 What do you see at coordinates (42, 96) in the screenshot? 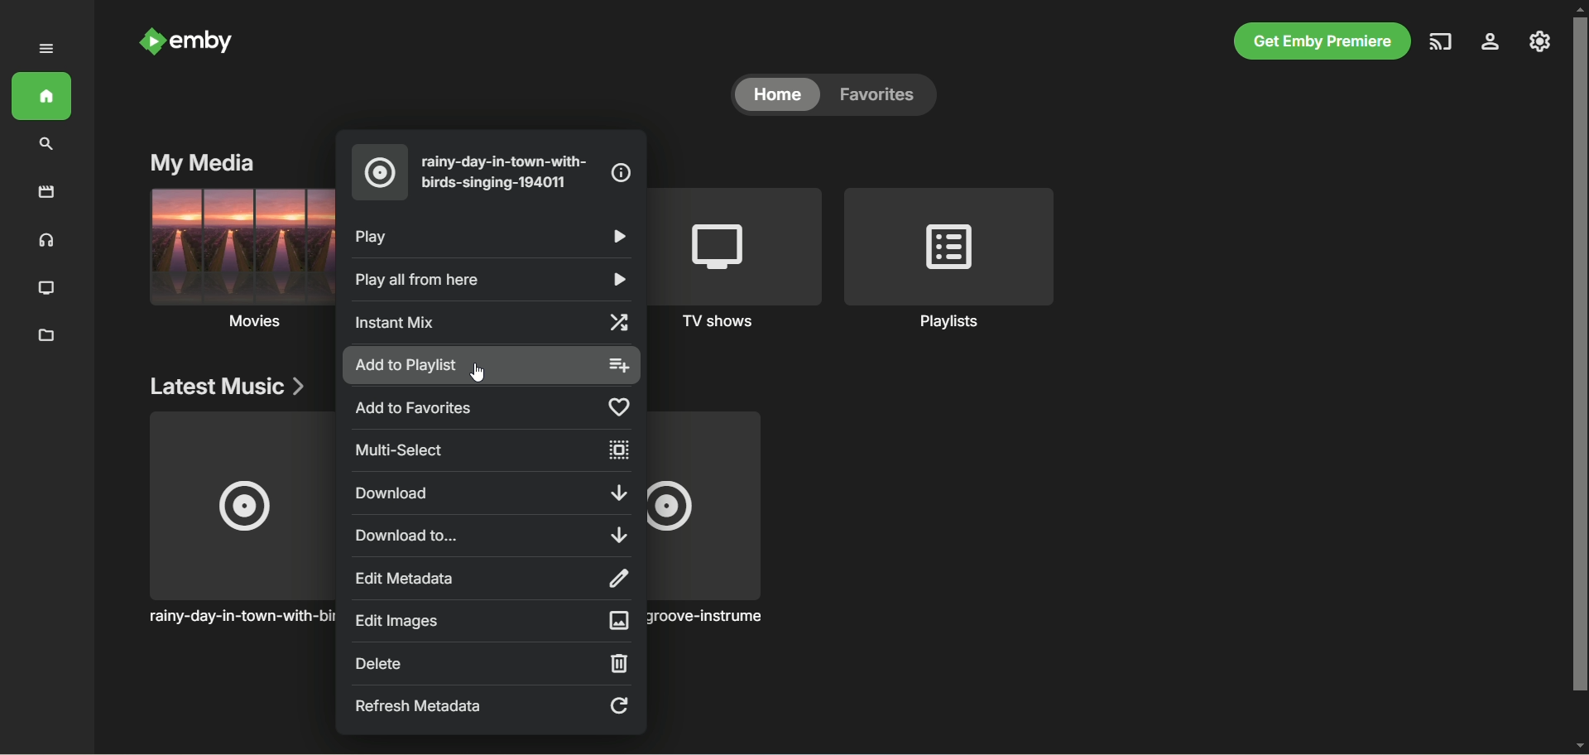
I see `home` at bounding box center [42, 96].